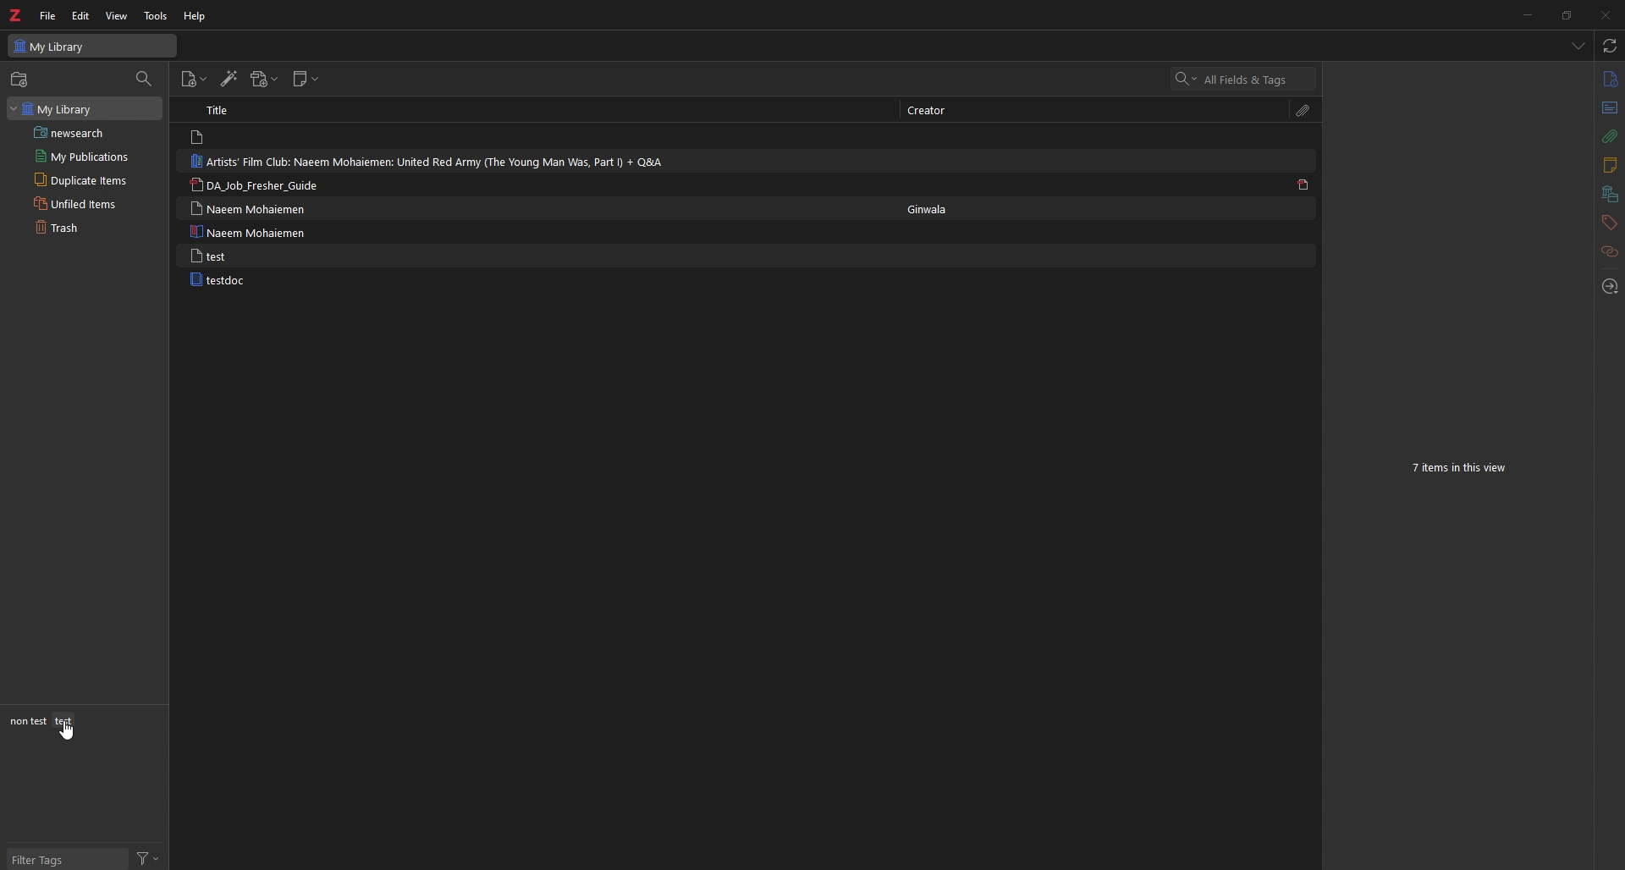 Image resolution: width=1625 pixels, height=870 pixels. I want to click on saved search, so click(90, 133).